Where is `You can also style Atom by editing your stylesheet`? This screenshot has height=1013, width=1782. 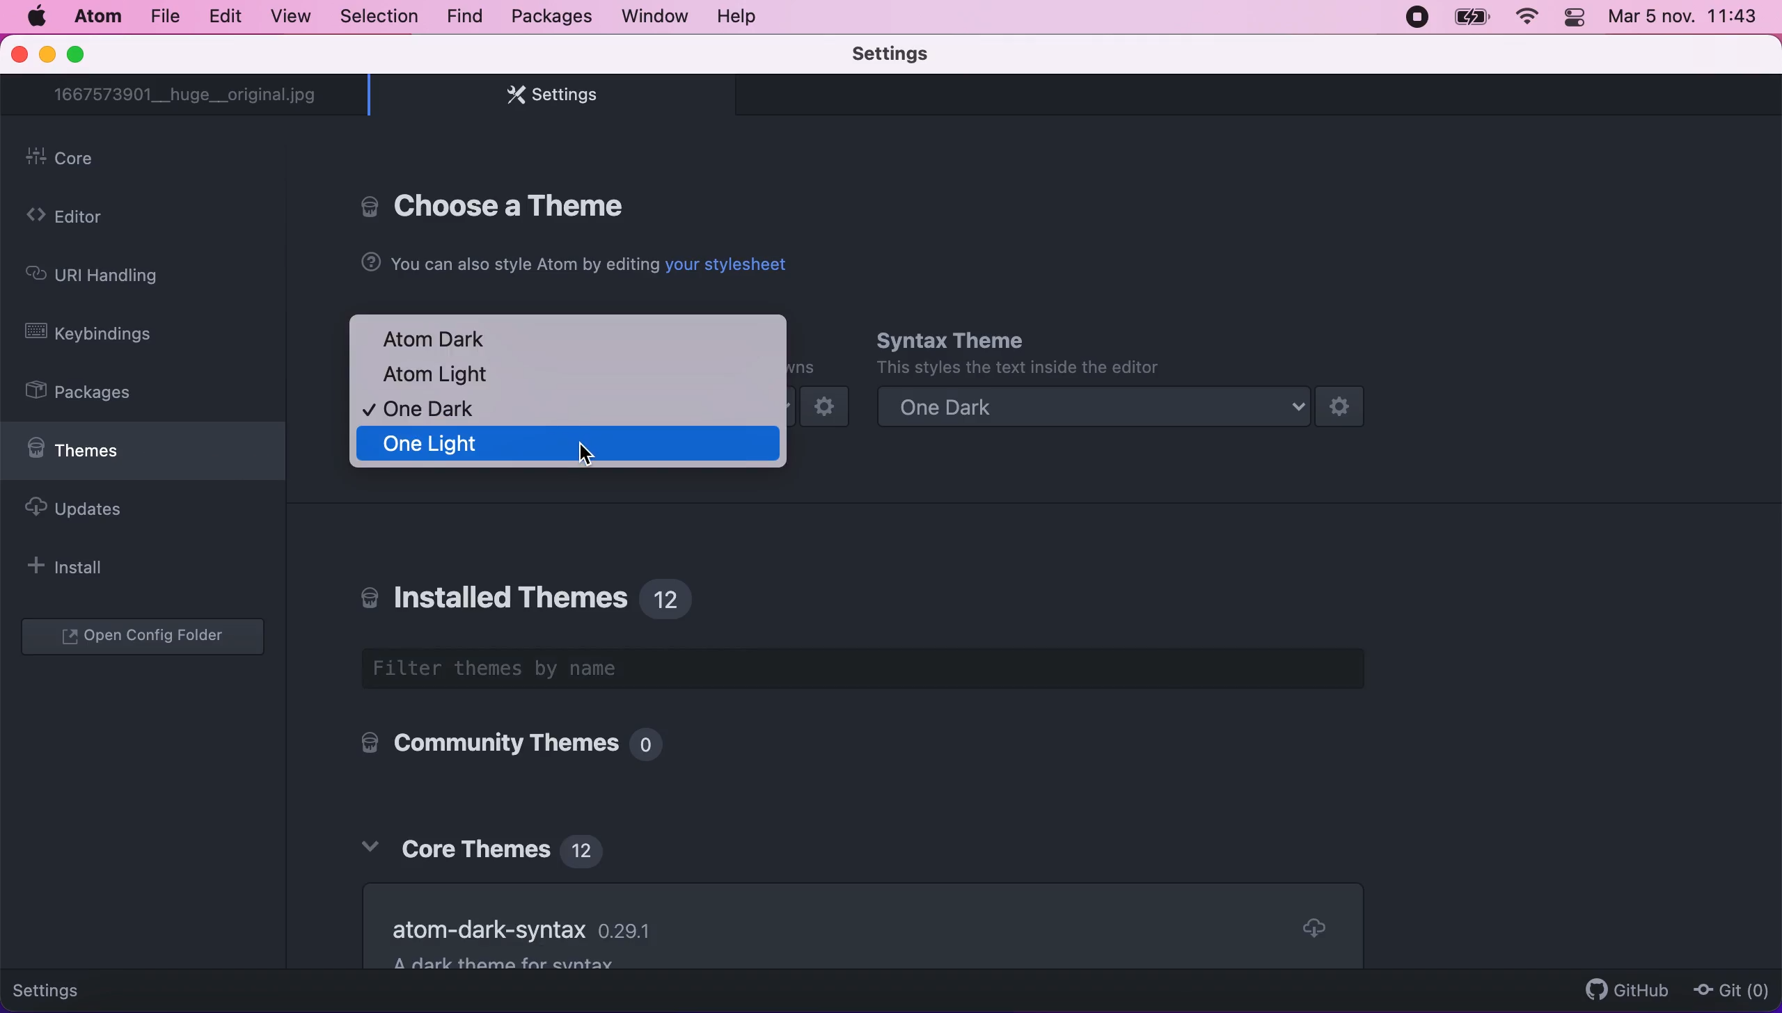 You can also style Atom by editing your stylesheet is located at coordinates (574, 264).